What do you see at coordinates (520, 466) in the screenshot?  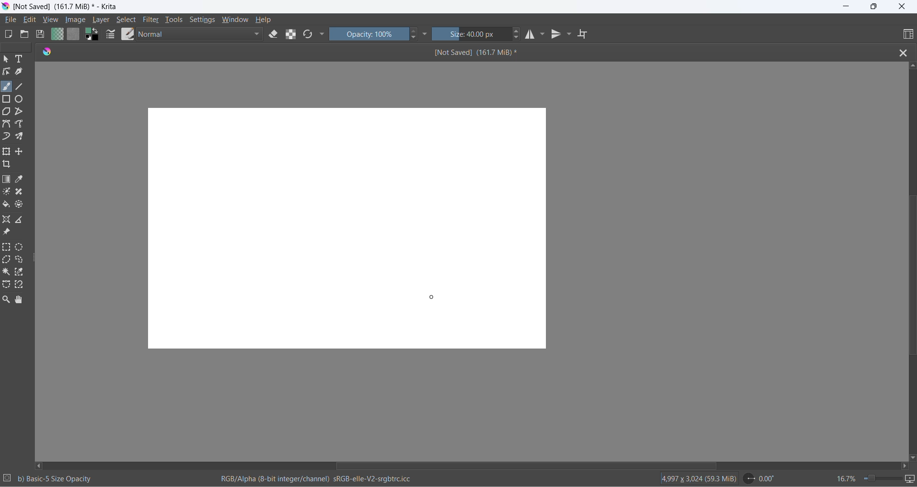 I see `horizontal scroll bar` at bounding box center [520, 466].